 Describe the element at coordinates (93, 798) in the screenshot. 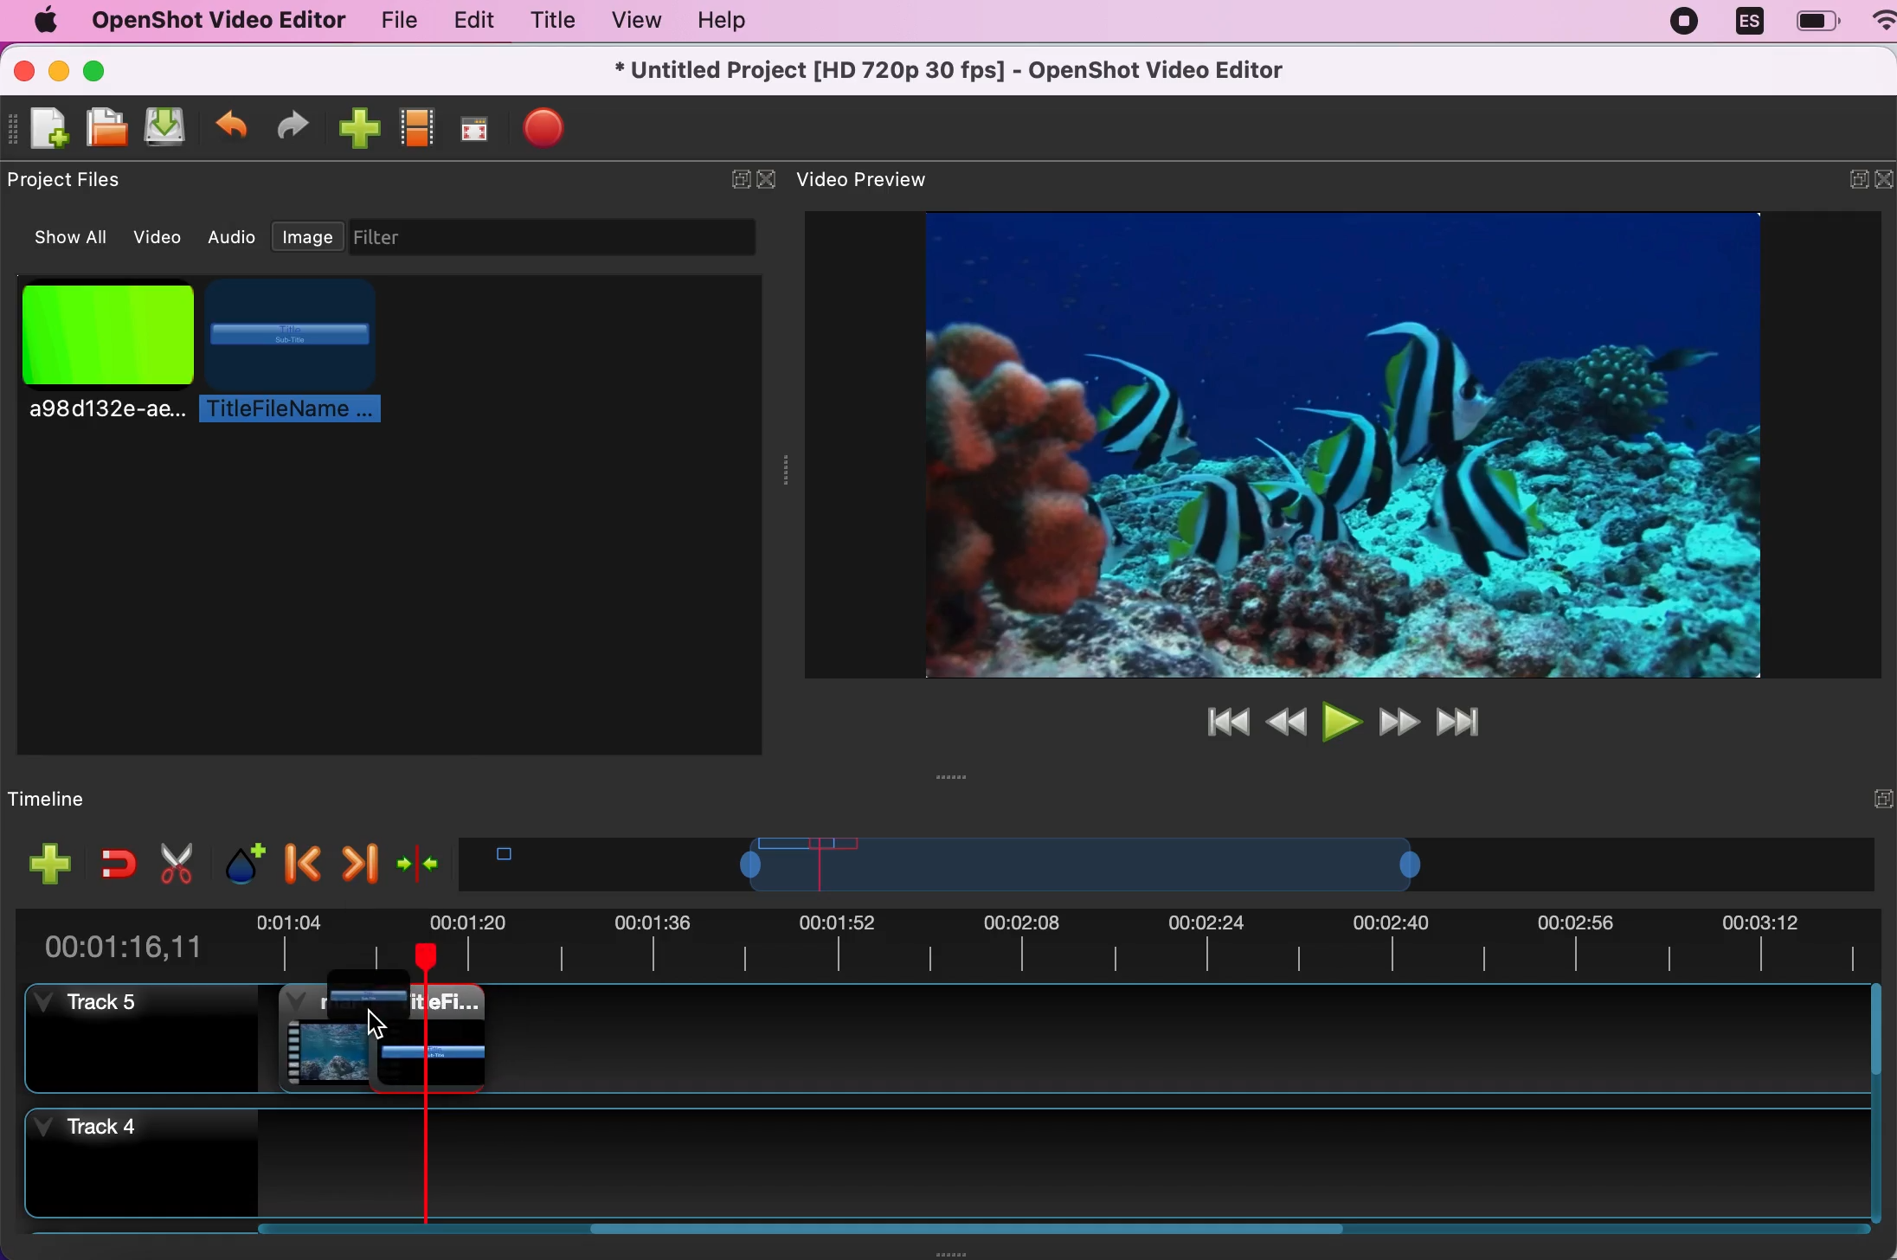

I see `timeline` at that location.